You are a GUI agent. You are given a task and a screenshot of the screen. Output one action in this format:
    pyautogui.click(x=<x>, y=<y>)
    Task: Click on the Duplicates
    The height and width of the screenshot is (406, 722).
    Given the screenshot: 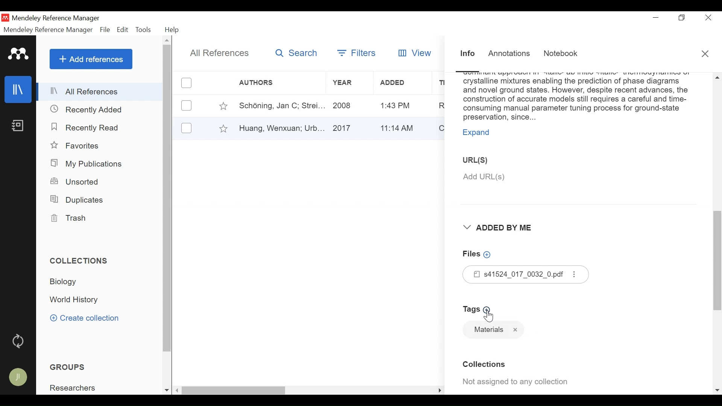 What is the action you would take?
    pyautogui.click(x=76, y=200)
    